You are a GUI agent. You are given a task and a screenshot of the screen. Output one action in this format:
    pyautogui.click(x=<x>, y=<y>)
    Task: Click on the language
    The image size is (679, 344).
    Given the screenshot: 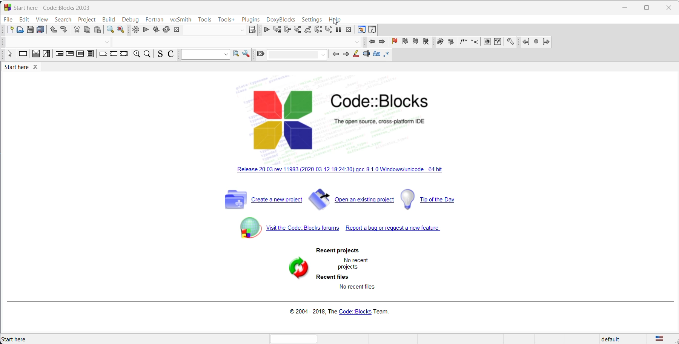 What is the action you would take?
    pyautogui.click(x=664, y=339)
    